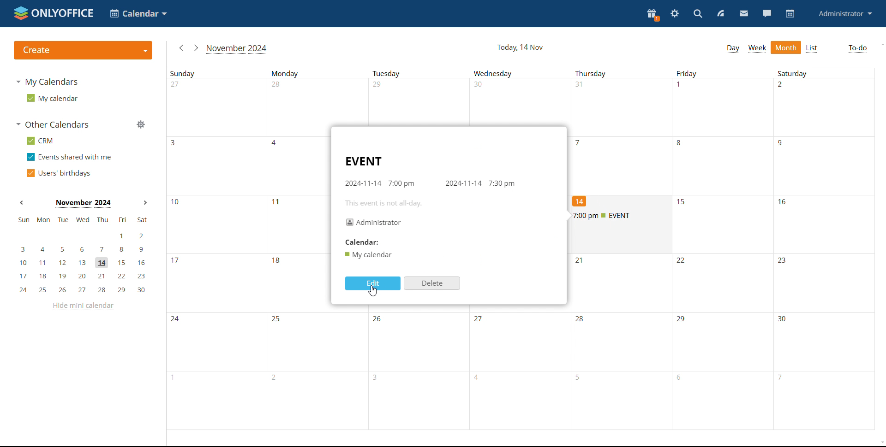  Describe the element at coordinates (372, 291) in the screenshot. I see `cursor` at that location.